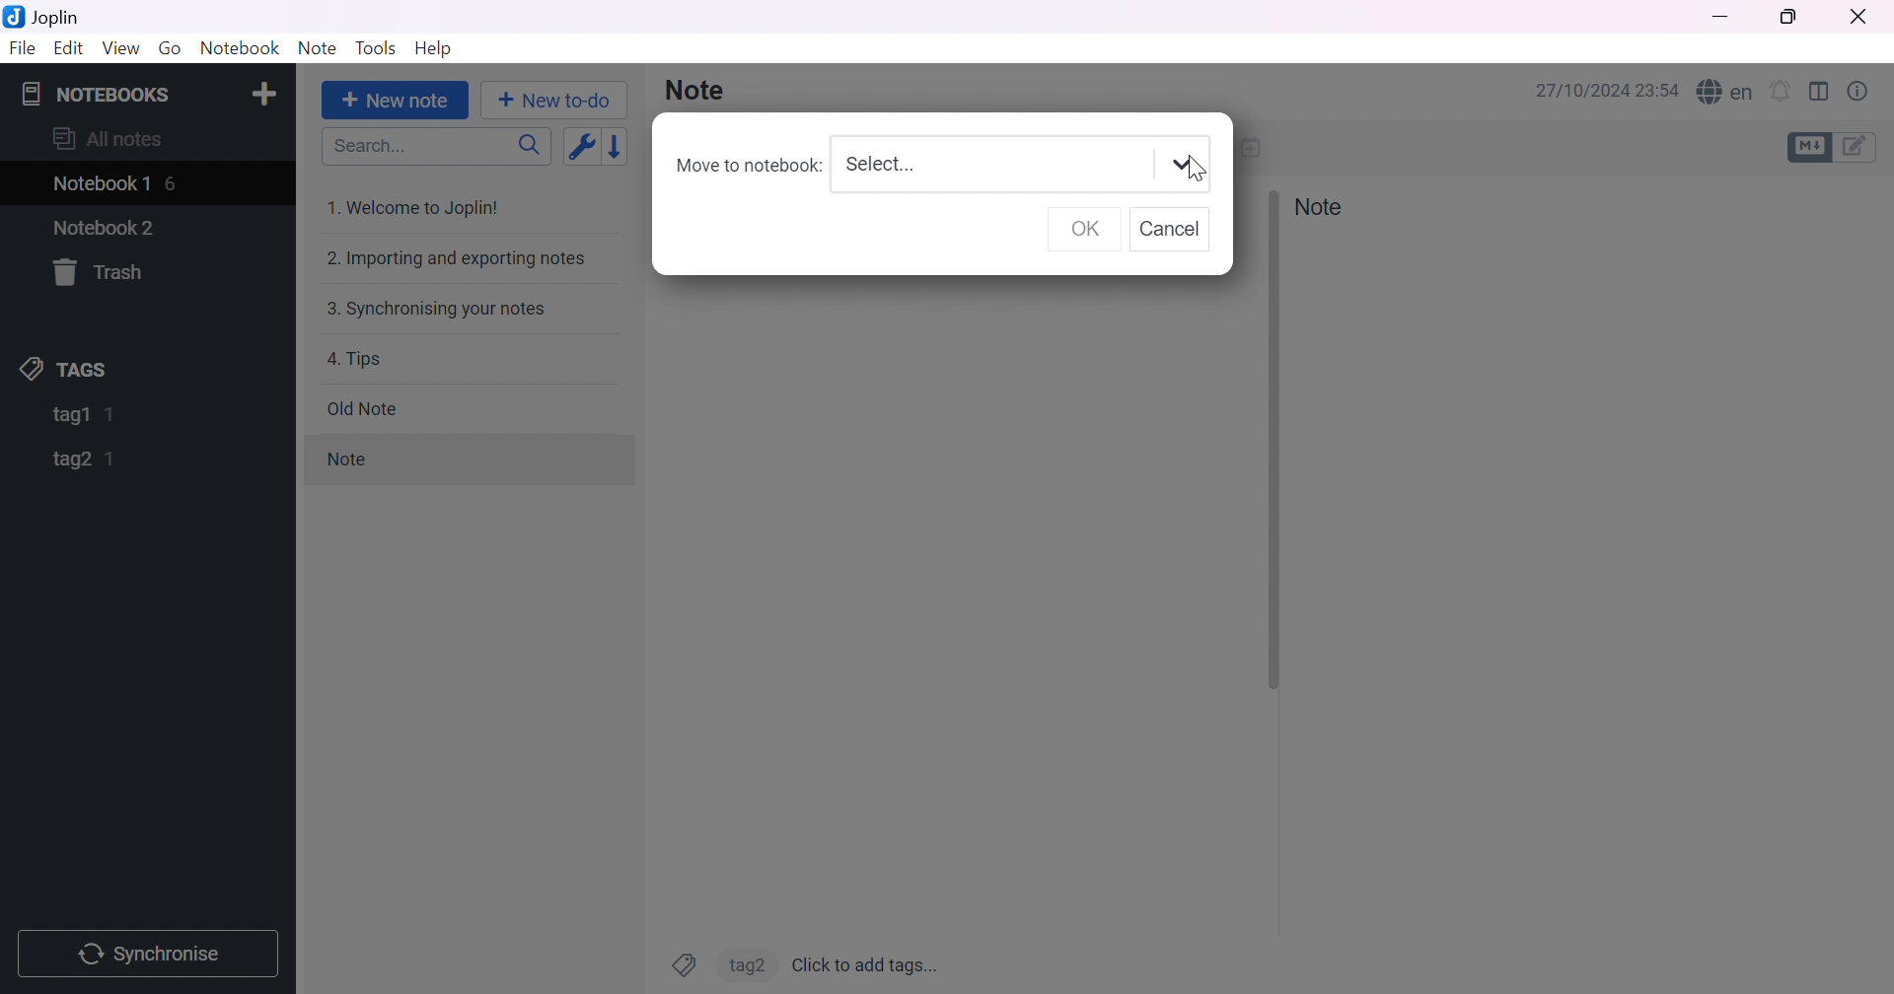 The height and width of the screenshot is (994, 1894). Describe the element at coordinates (73, 460) in the screenshot. I see `tag2` at that location.